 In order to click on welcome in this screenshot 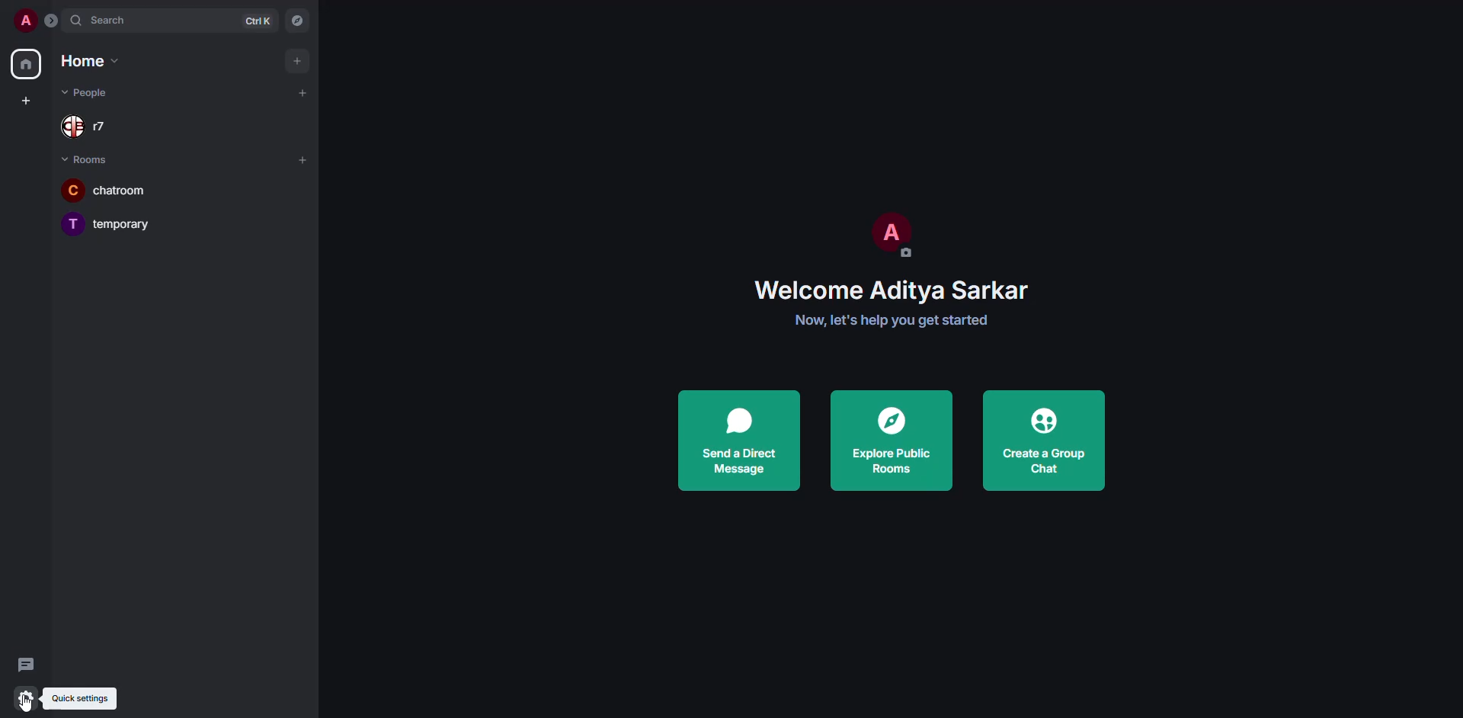, I will do `click(890, 290)`.